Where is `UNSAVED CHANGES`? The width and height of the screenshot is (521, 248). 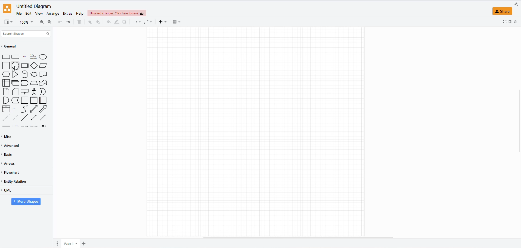
UNSAVED CHANGES is located at coordinates (123, 13).